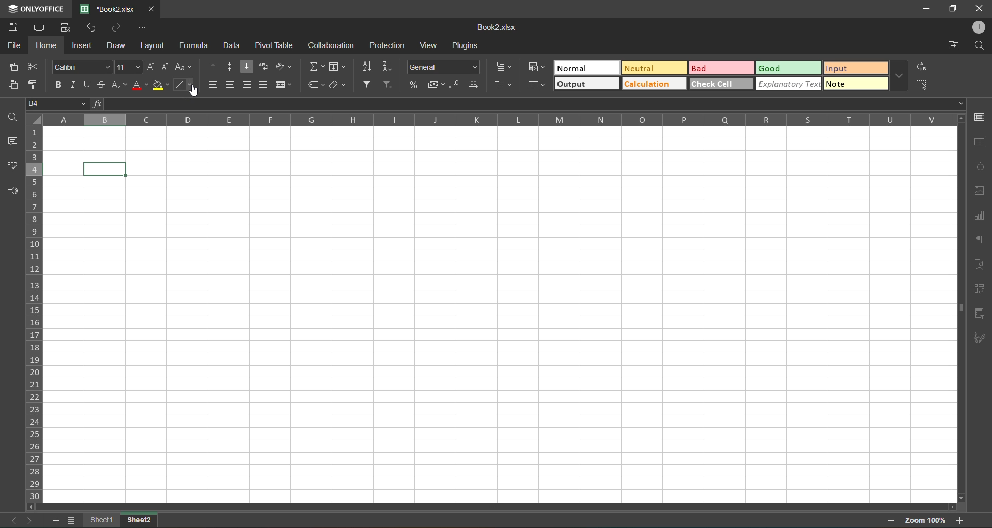 The width and height of the screenshot is (992, 528). Describe the element at coordinates (103, 519) in the screenshot. I see `sheet 1` at that location.